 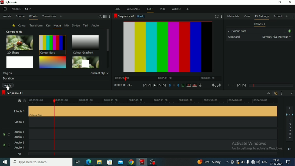 What do you see at coordinates (278, 17) in the screenshot?
I see `Export` at bounding box center [278, 17].